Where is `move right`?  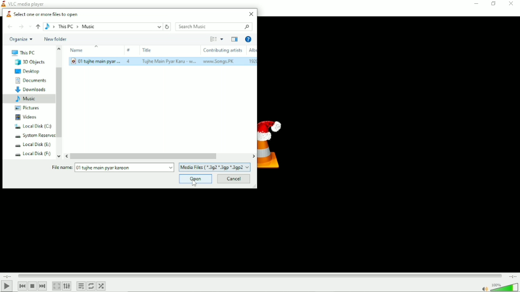 move right is located at coordinates (252, 155).